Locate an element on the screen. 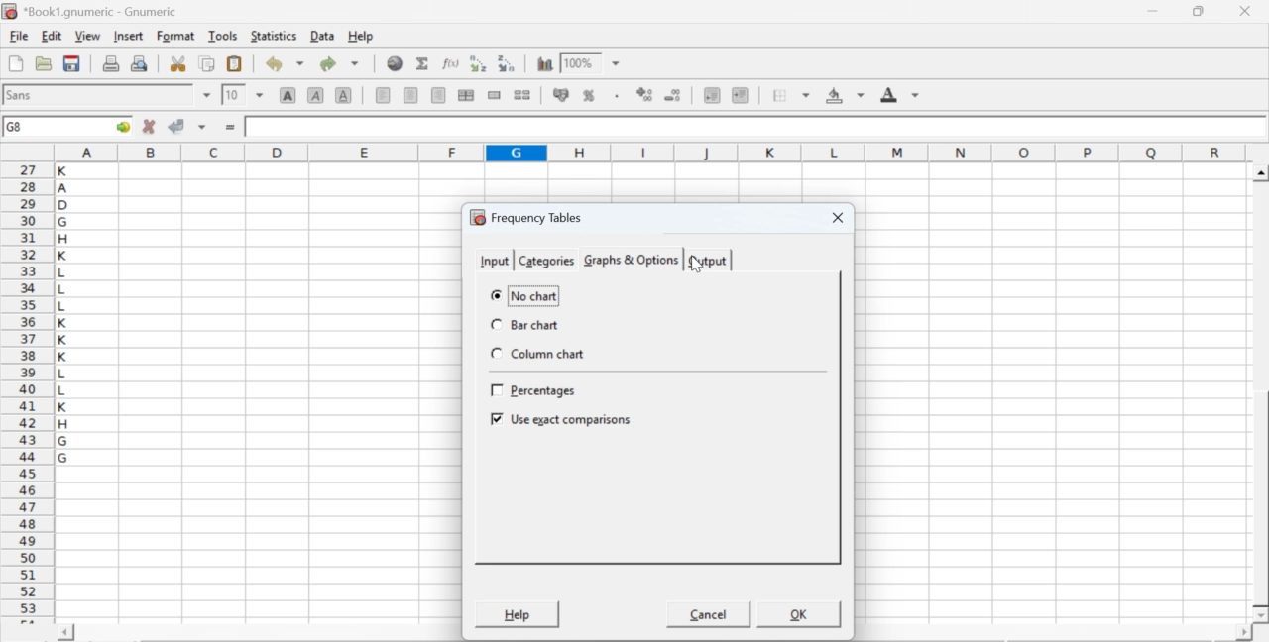 This screenshot has width=1269, height=642. 10 is located at coordinates (233, 95).